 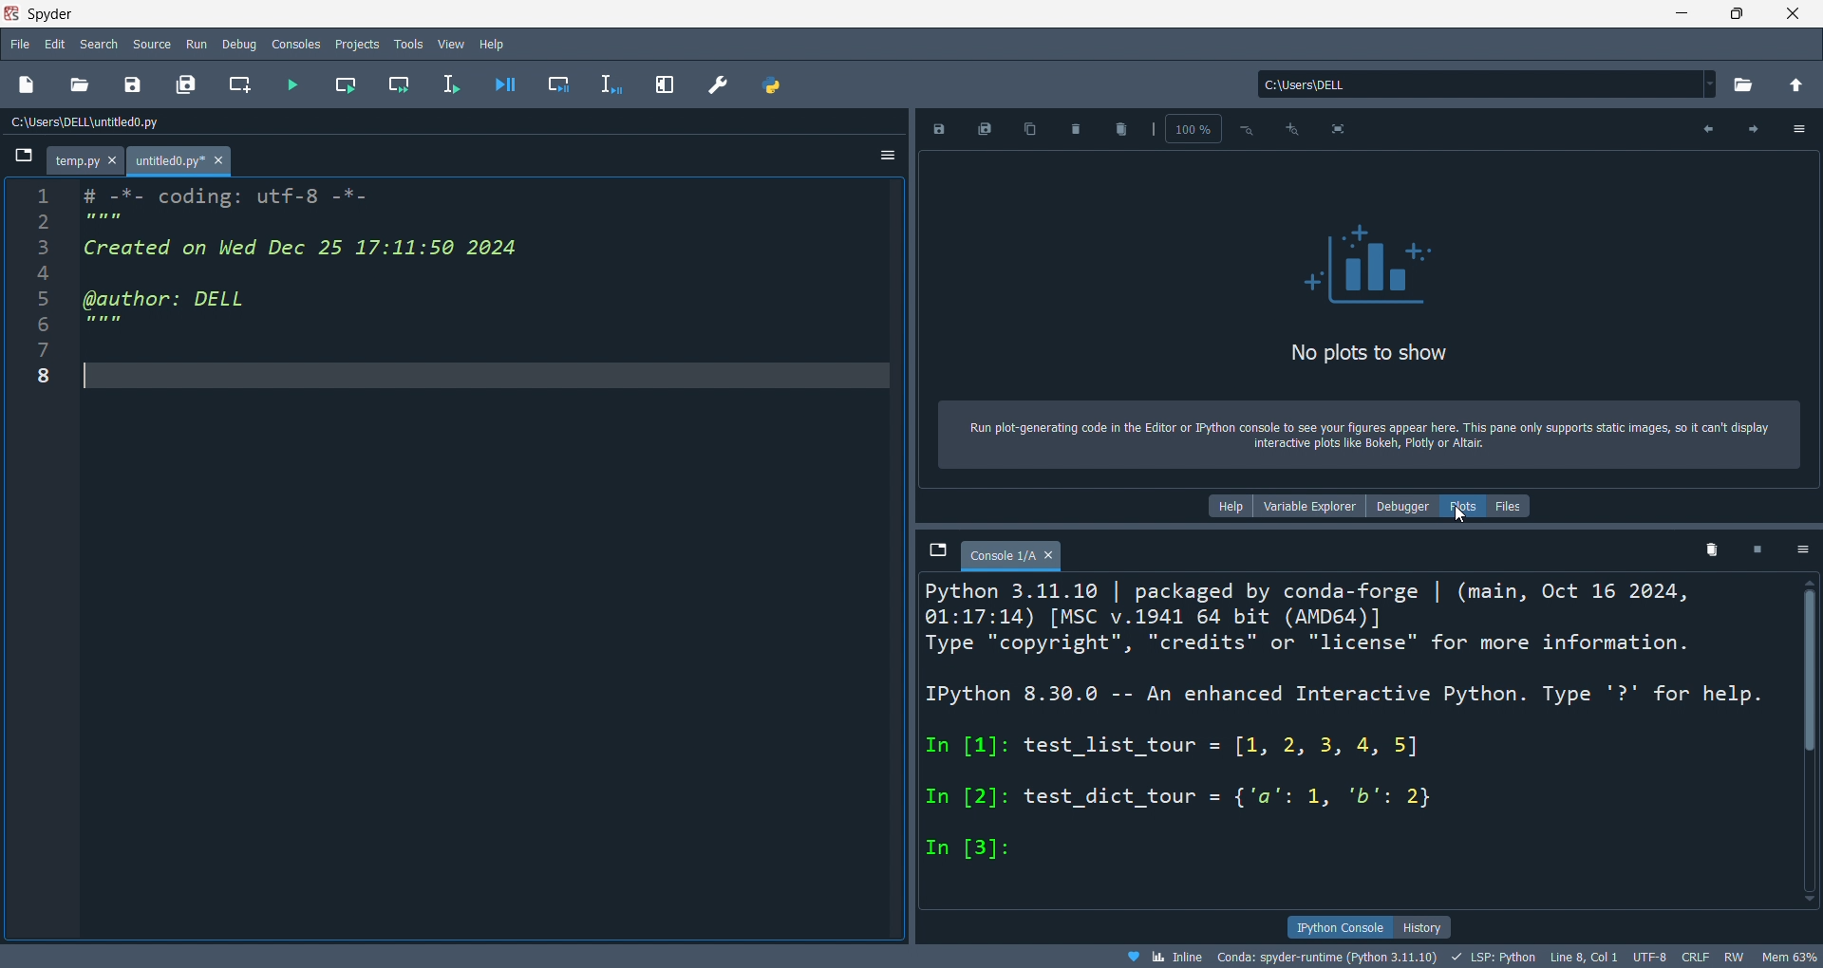 What do you see at coordinates (1028, 130) in the screenshot?
I see `copy all` at bounding box center [1028, 130].